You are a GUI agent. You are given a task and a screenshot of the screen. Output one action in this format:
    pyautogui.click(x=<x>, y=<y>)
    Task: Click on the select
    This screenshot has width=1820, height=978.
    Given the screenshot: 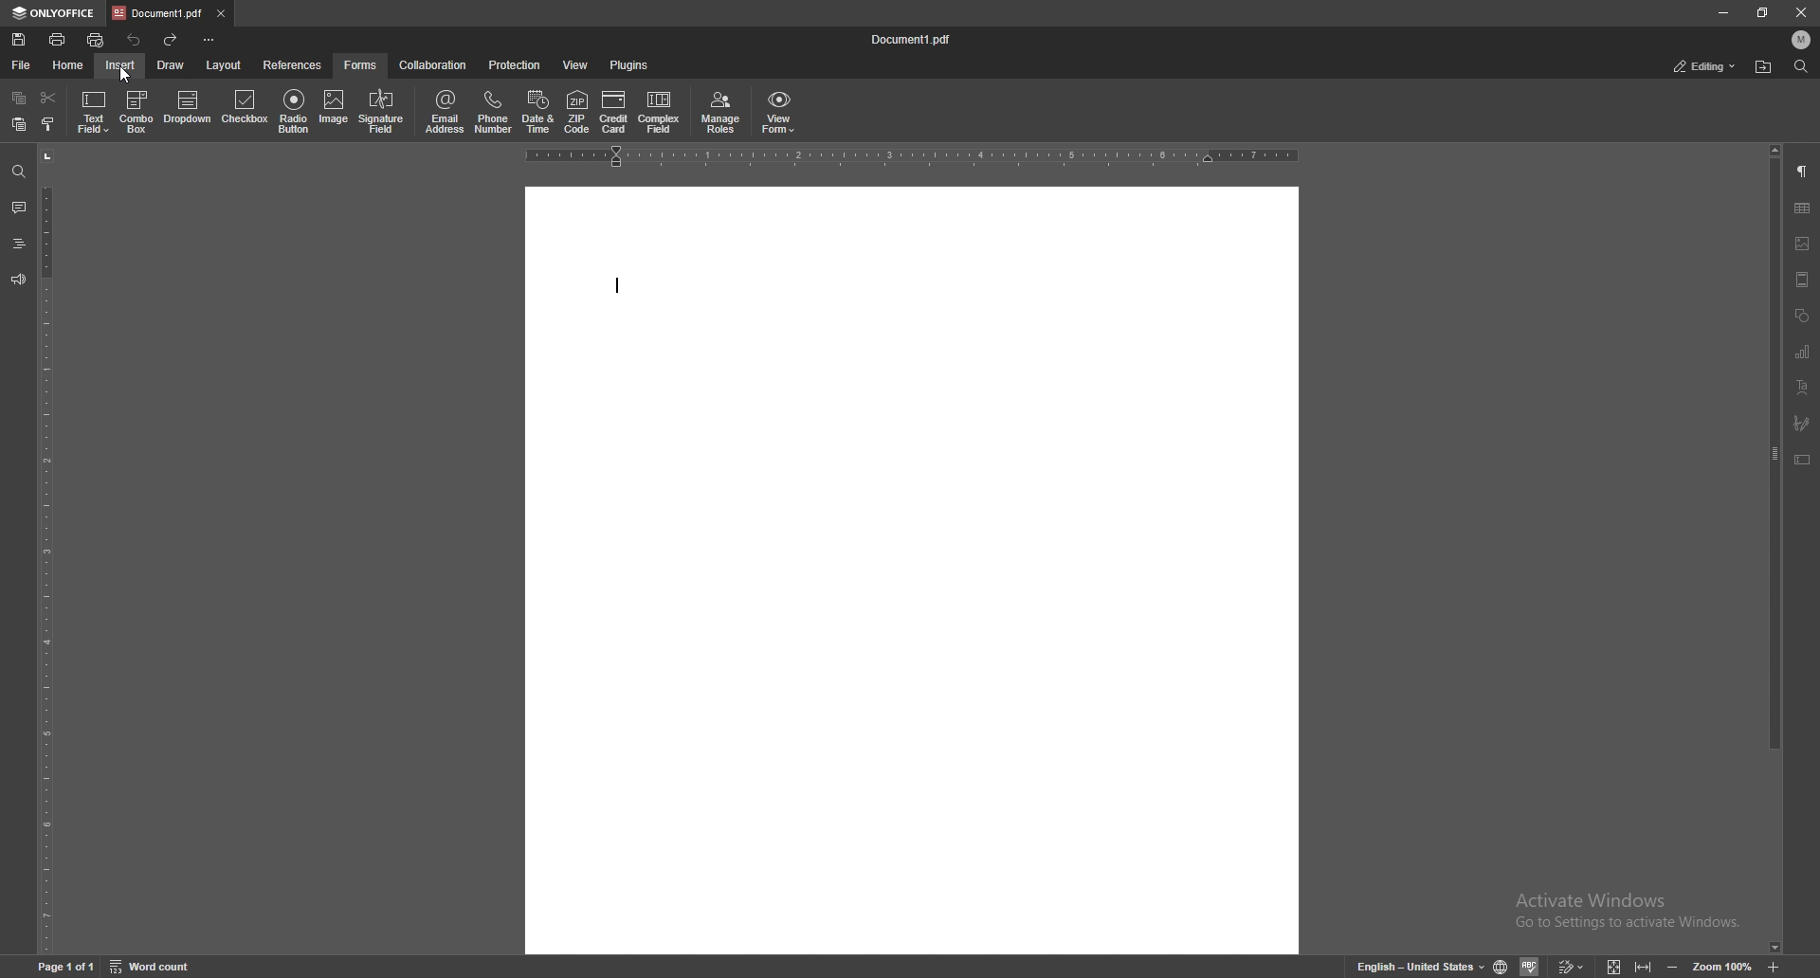 What is the action you would take?
    pyautogui.click(x=48, y=124)
    